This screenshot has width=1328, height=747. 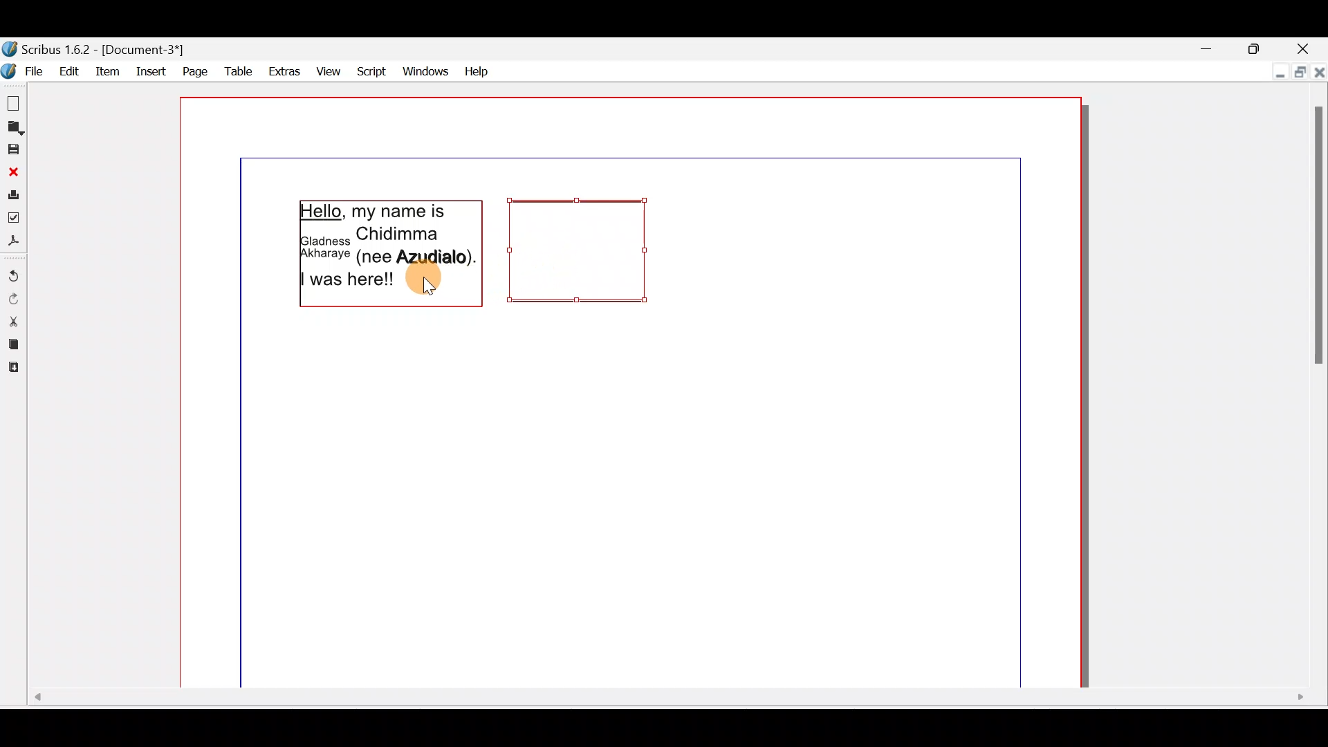 I want to click on Edit, so click(x=70, y=71).